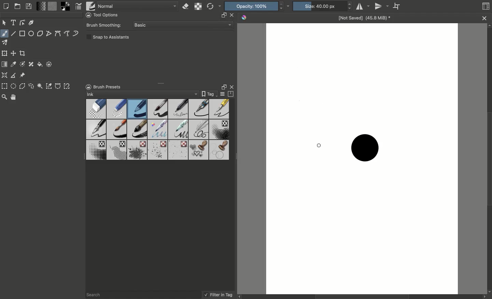 This screenshot has width=492, height=299. What do you see at coordinates (223, 95) in the screenshot?
I see `Display settings` at bounding box center [223, 95].